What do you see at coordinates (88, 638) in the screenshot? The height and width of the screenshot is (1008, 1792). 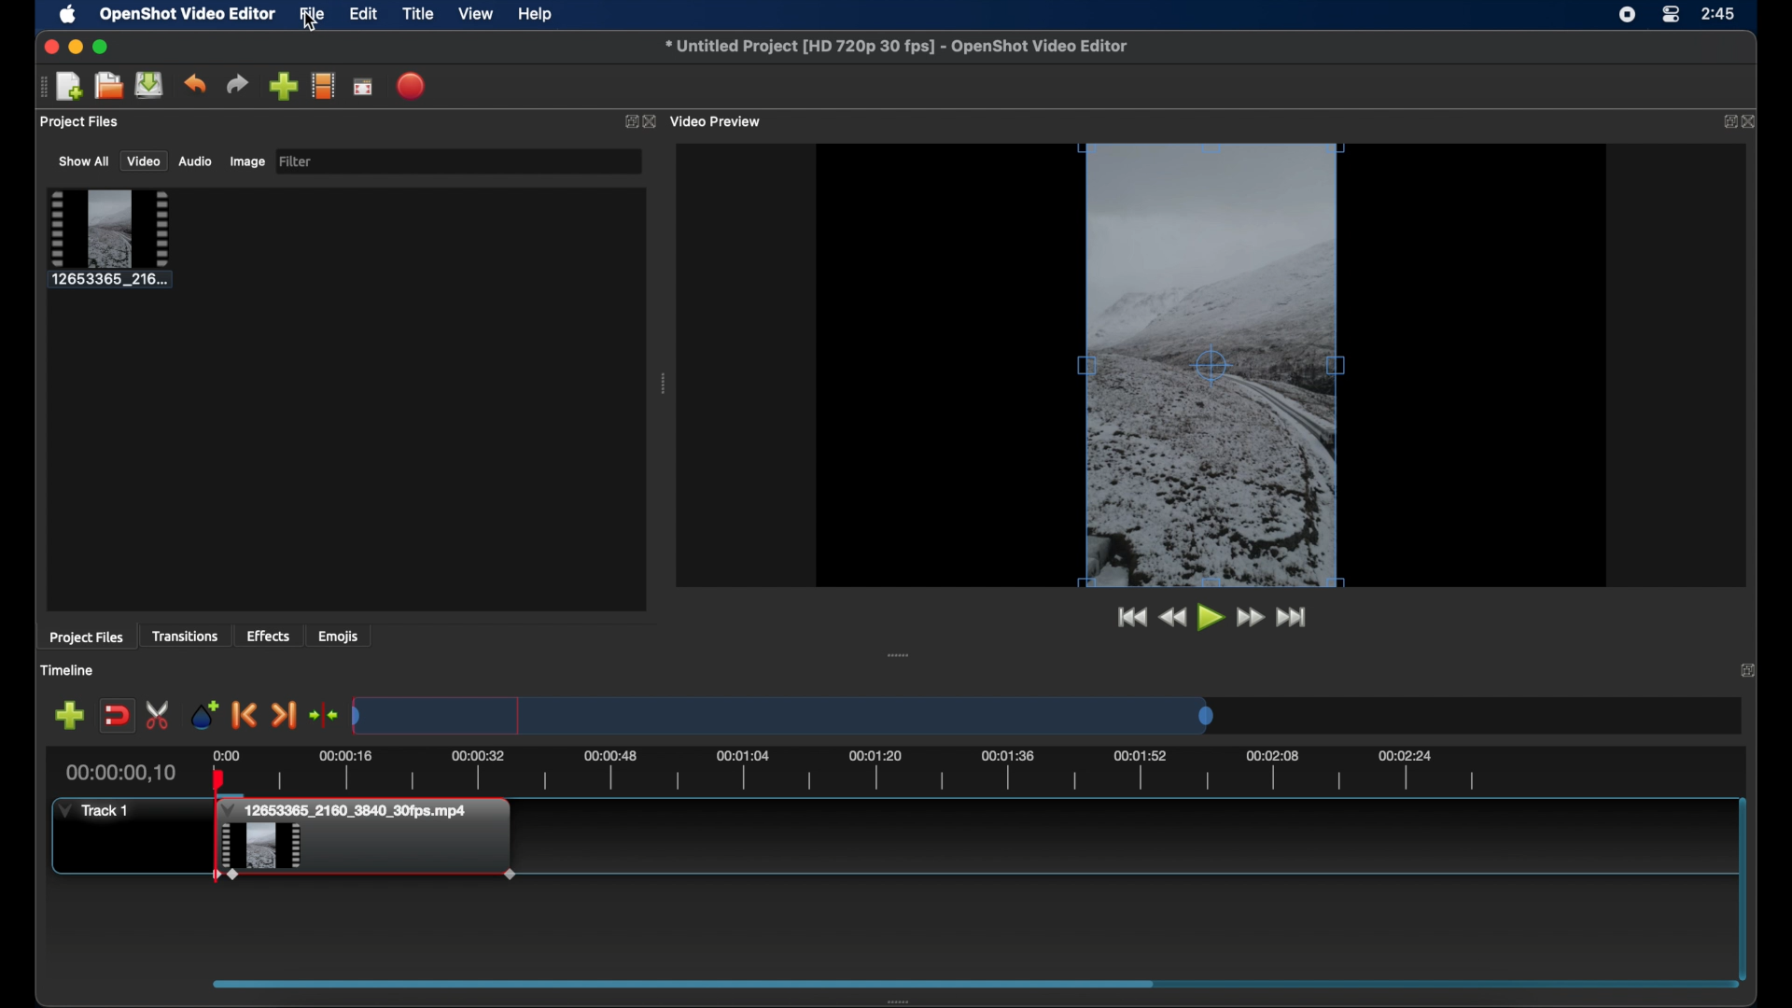 I see `project files` at bounding box center [88, 638].